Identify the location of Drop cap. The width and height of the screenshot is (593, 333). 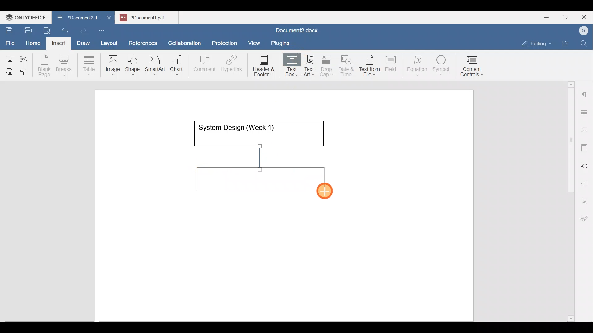
(328, 65).